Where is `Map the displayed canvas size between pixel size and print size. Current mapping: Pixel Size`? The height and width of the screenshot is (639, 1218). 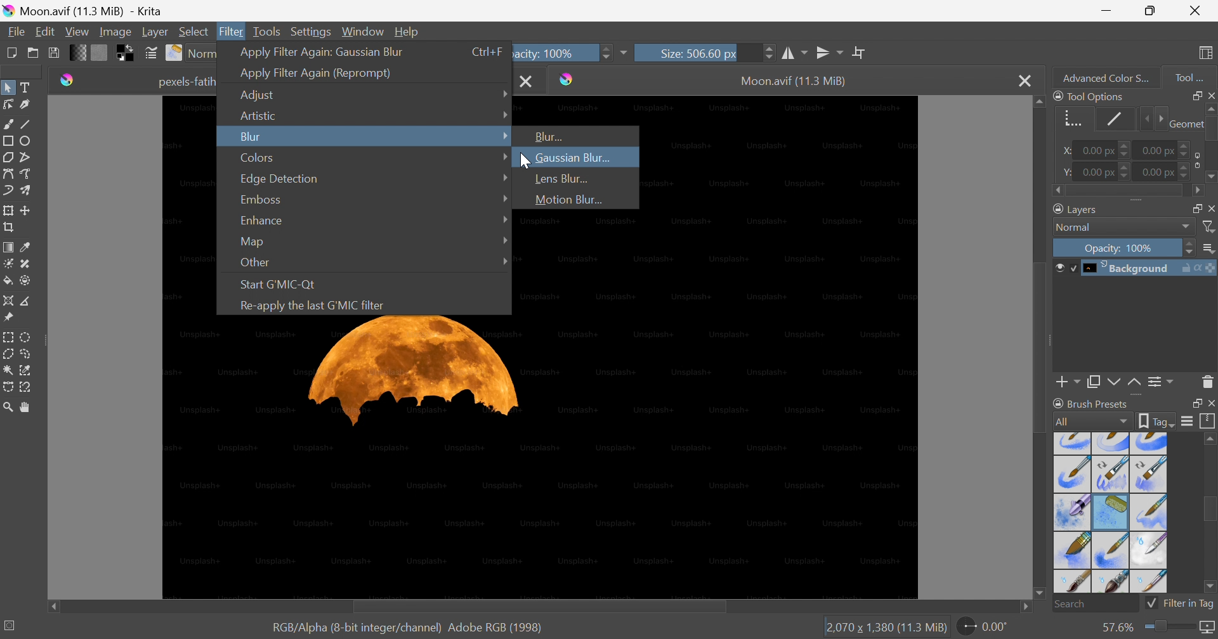
Map the displayed canvas size between pixel size and print size. Current mapping: Pixel Size is located at coordinates (1210, 628).